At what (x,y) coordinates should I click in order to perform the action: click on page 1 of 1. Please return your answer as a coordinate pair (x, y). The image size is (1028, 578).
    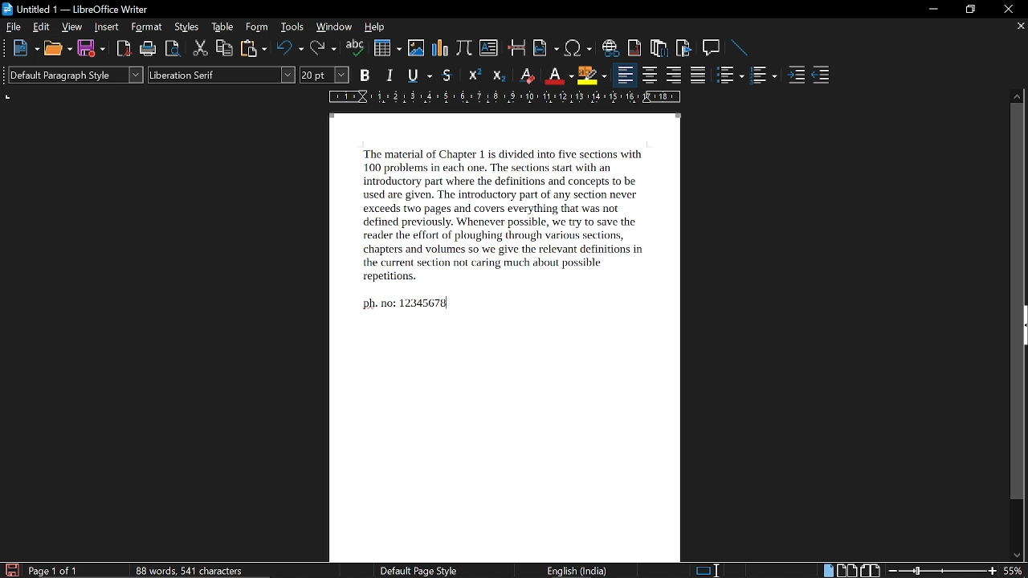
    Looking at the image, I should click on (54, 572).